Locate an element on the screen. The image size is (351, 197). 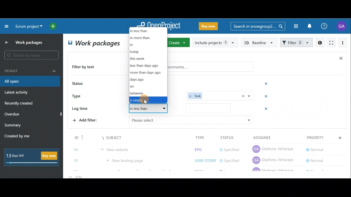
Status is located at coordinates (78, 84).